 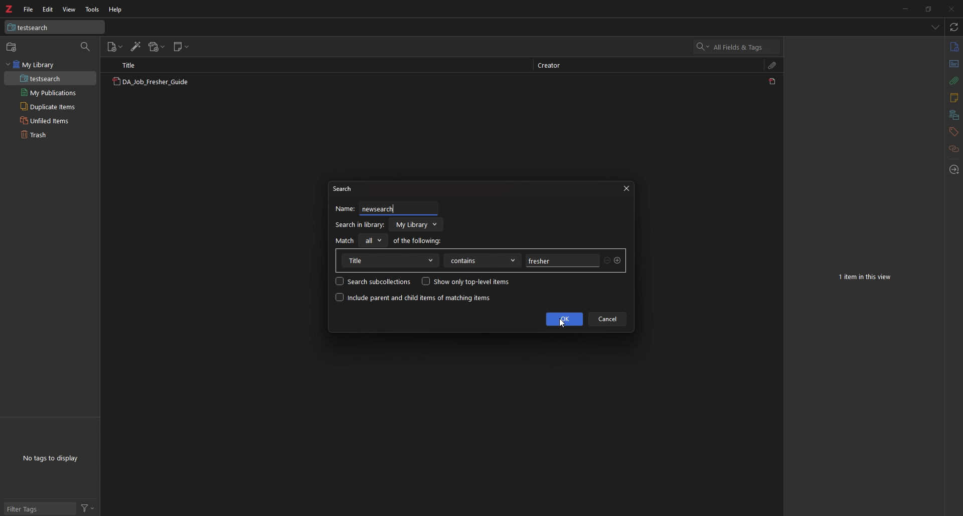 What do you see at coordinates (564, 319) in the screenshot?
I see `ok` at bounding box center [564, 319].